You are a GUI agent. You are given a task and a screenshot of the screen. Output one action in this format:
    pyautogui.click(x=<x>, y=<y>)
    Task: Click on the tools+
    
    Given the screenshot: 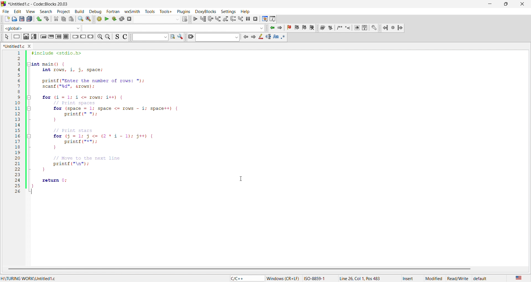 What is the action you would take?
    pyautogui.click(x=167, y=12)
    